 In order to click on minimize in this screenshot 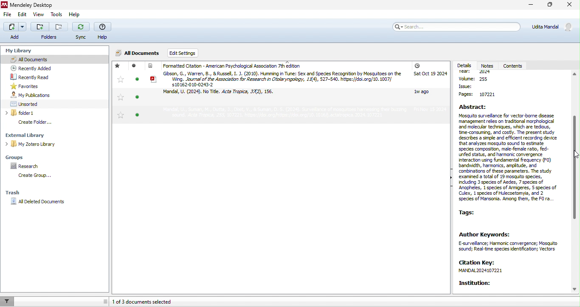, I will do `click(529, 6)`.